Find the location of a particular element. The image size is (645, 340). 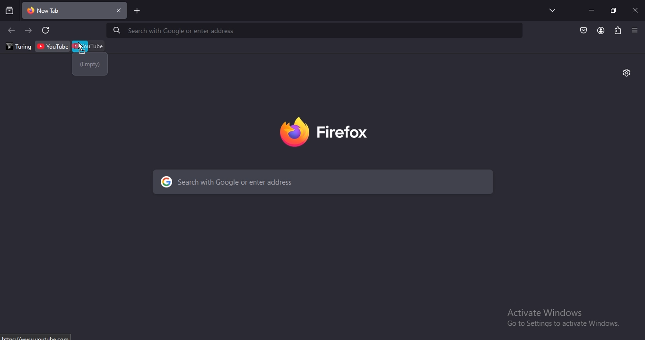

youtube is located at coordinates (89, 45).